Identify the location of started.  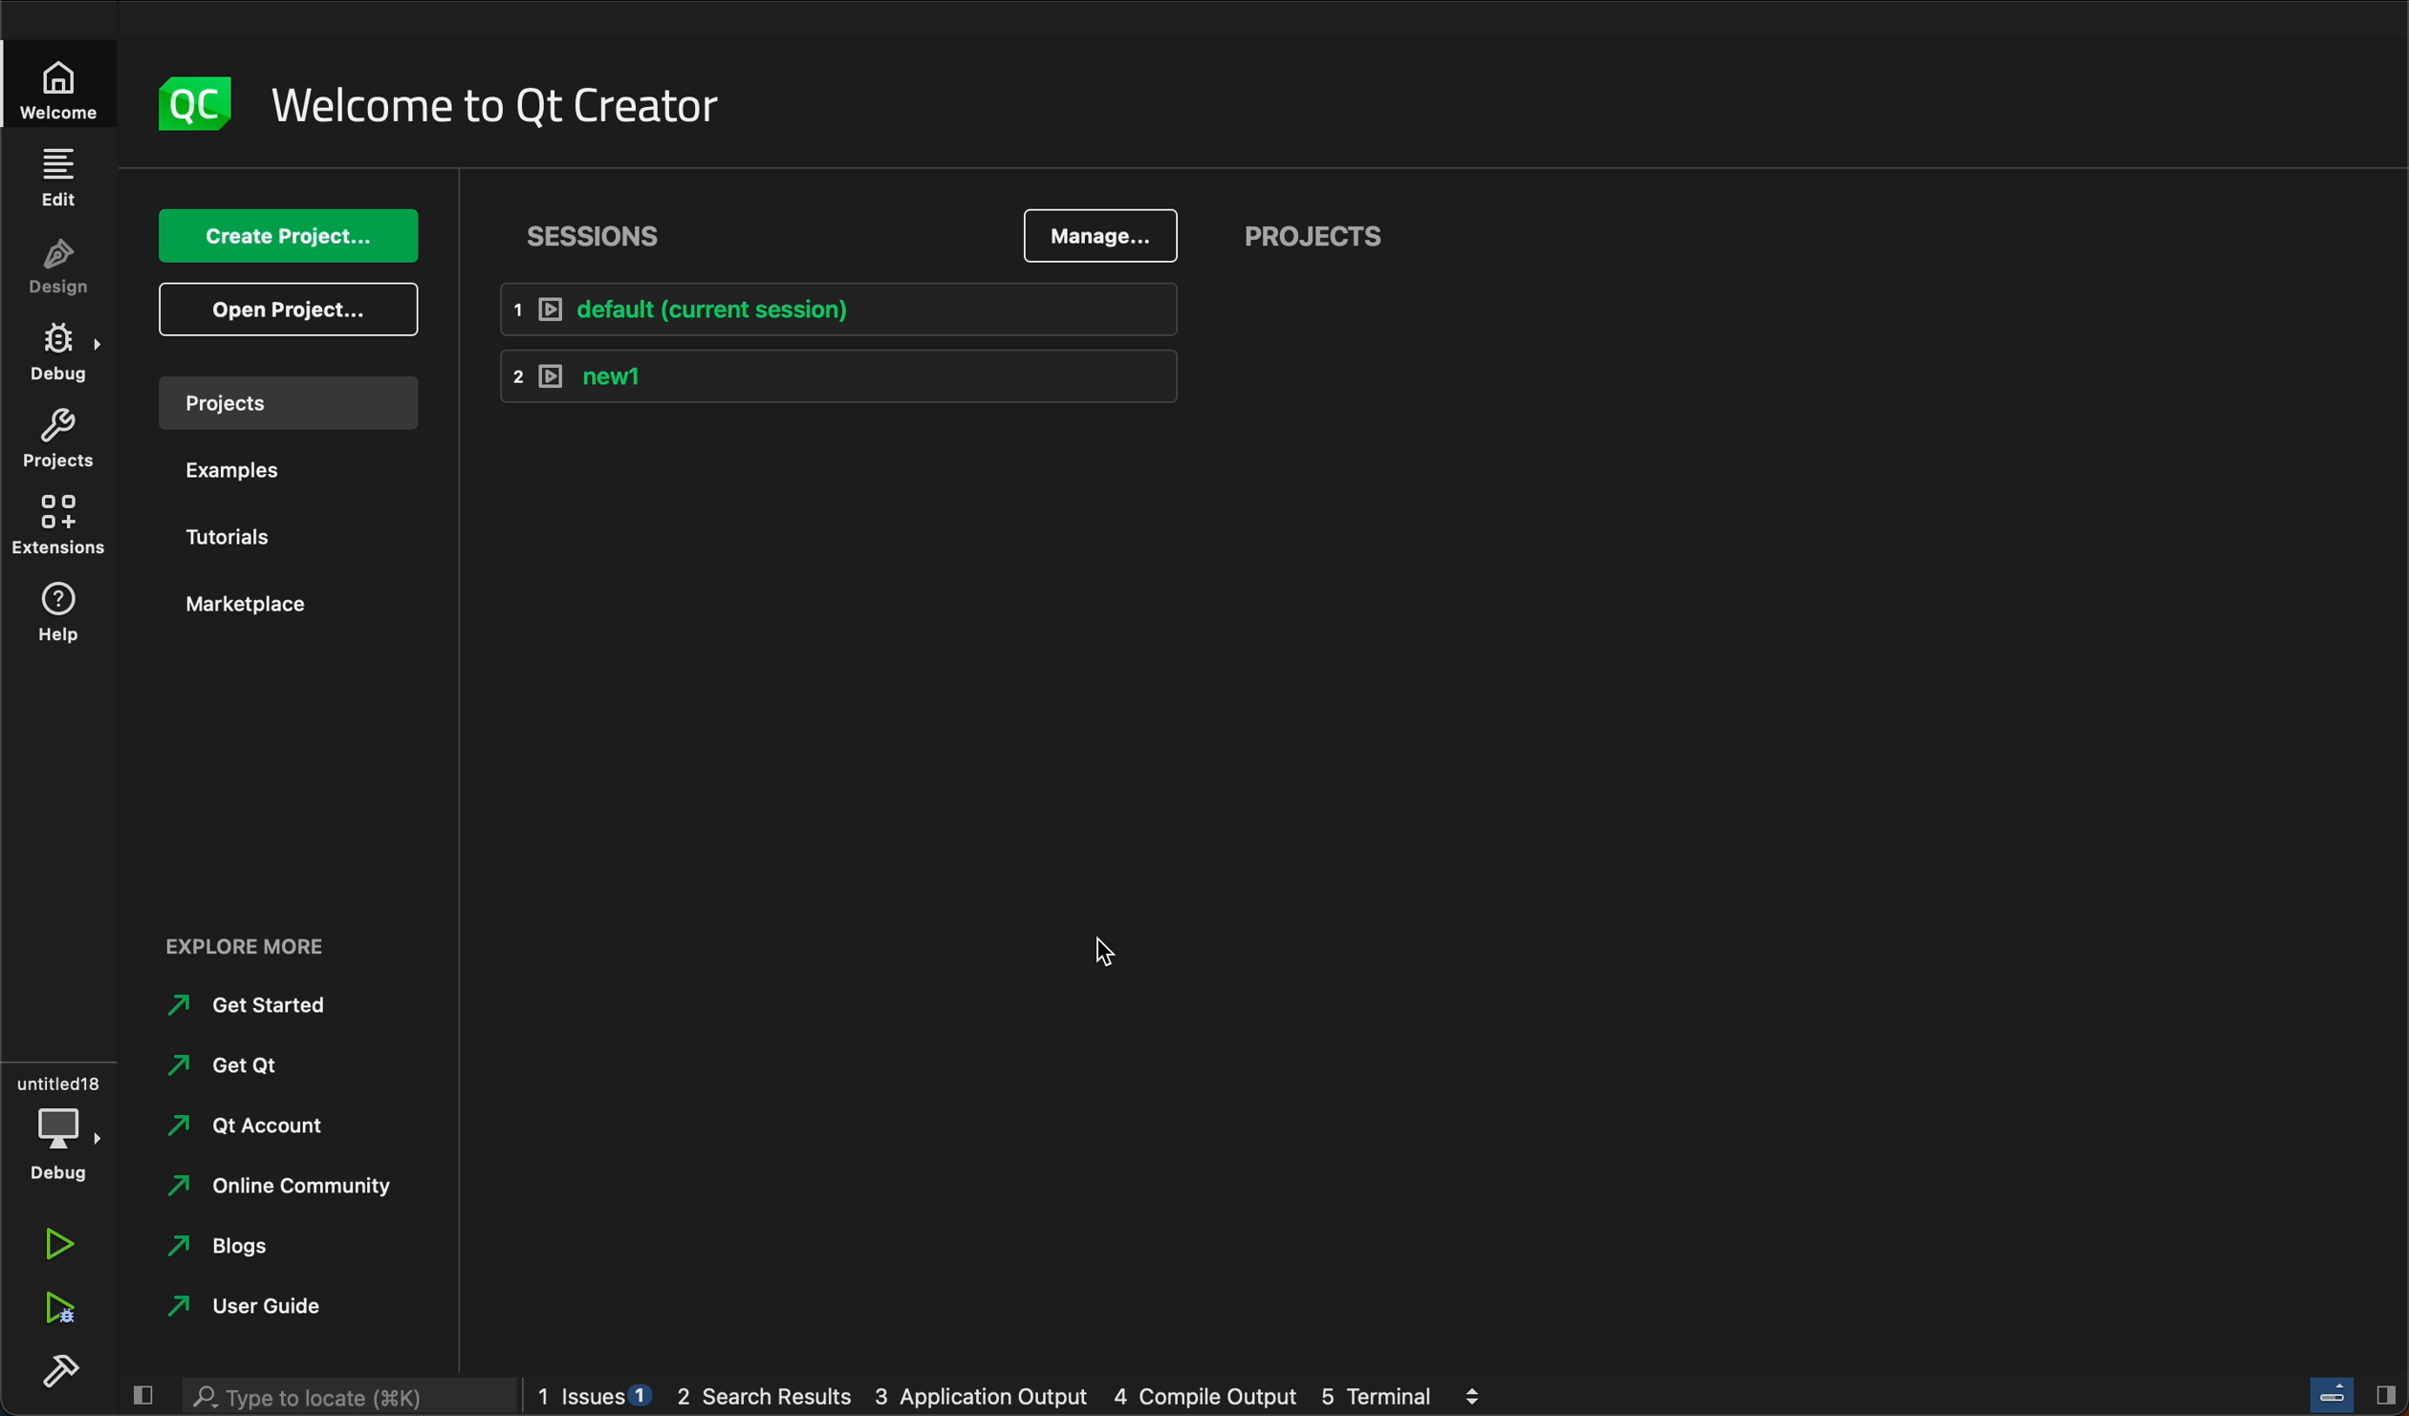
(246, 1003).